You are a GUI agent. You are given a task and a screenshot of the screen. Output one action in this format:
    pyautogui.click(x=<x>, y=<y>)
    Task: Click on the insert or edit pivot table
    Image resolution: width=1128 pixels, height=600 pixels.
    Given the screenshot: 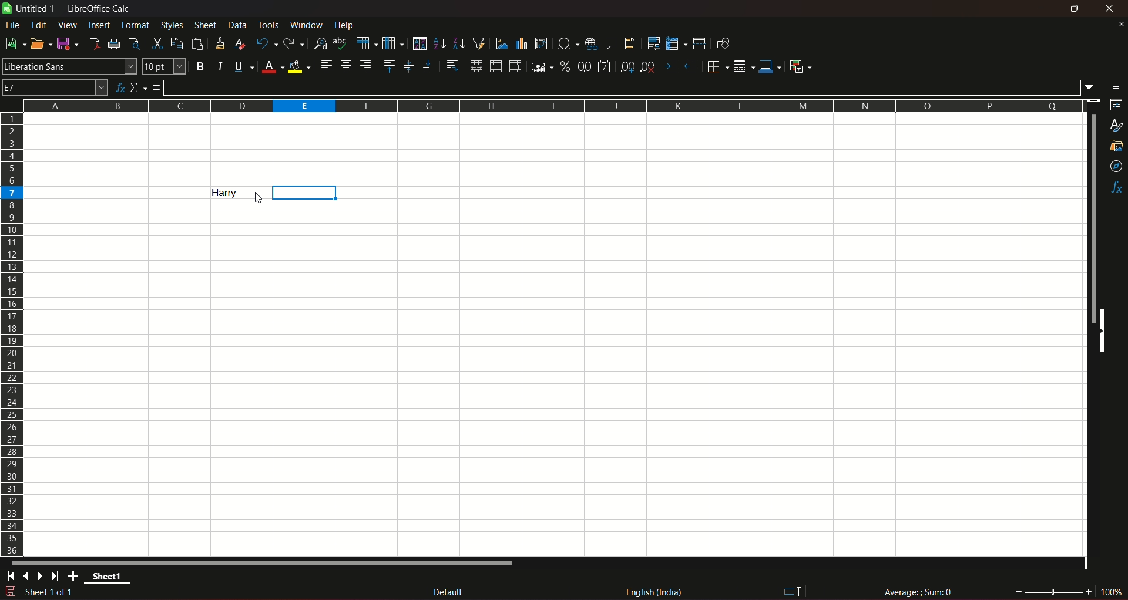 What is the action you would take?
    pyautogui.click(x=542, y=43)
    